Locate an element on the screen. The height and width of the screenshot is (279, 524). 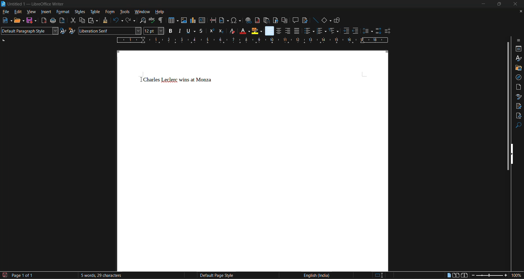
insert table is located at coordinates (173, 20).